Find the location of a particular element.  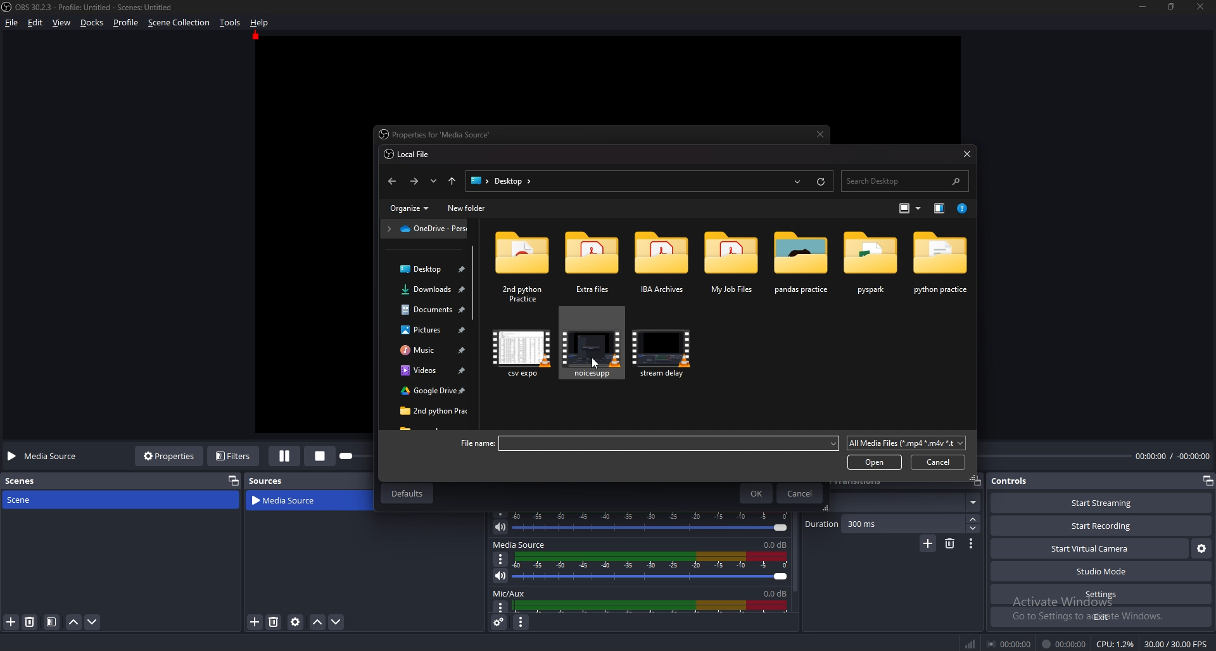

Remove configurable transitions is located at coordinates (951, 543).